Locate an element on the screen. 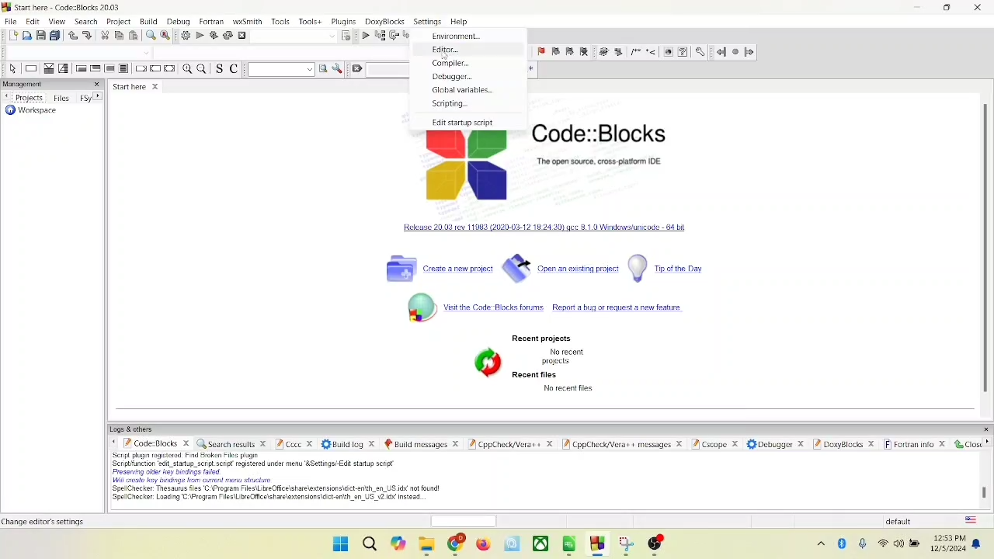 The height and width of the screenshot is (559, 994). microphone is located at coordinates (864, 545).